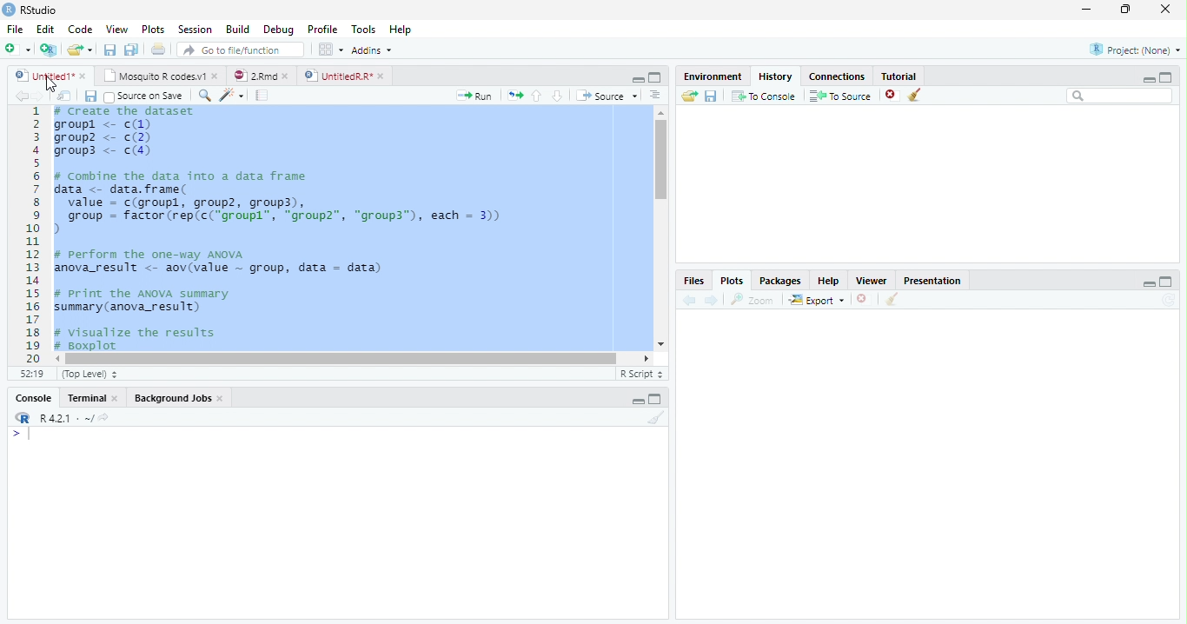 The image size is (1187, 624). I want to click on Save, so click(111, 50).